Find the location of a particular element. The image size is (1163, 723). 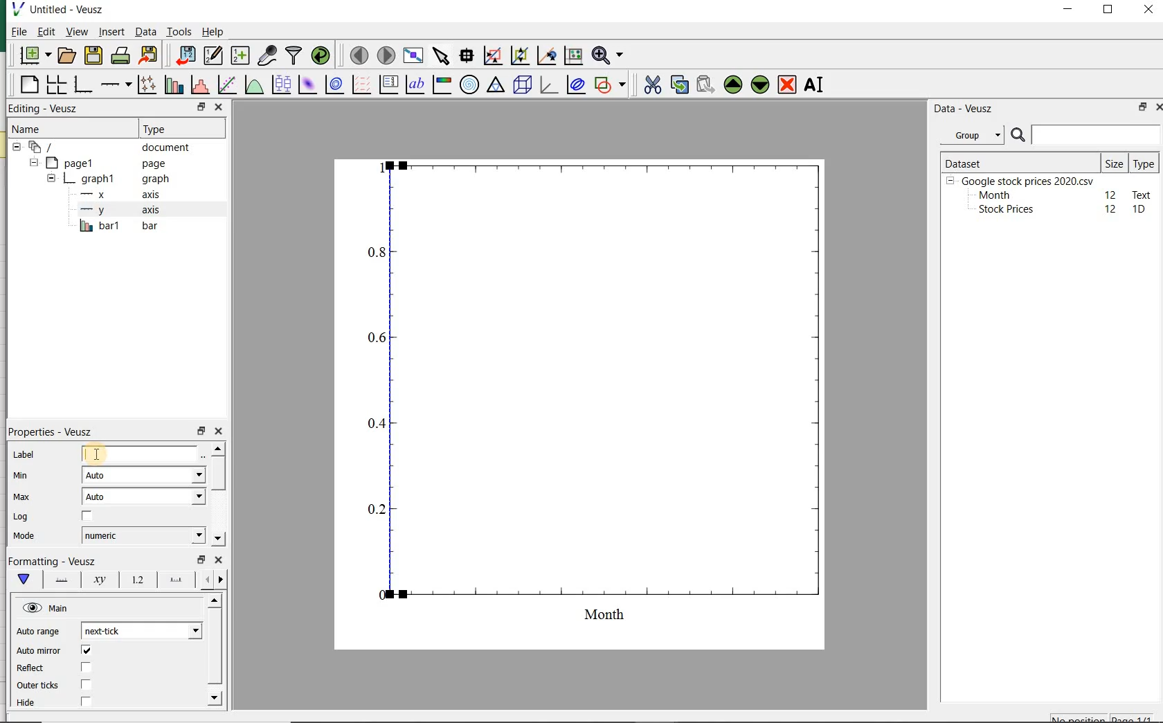

y-axis is located at coordinates (118, 211).